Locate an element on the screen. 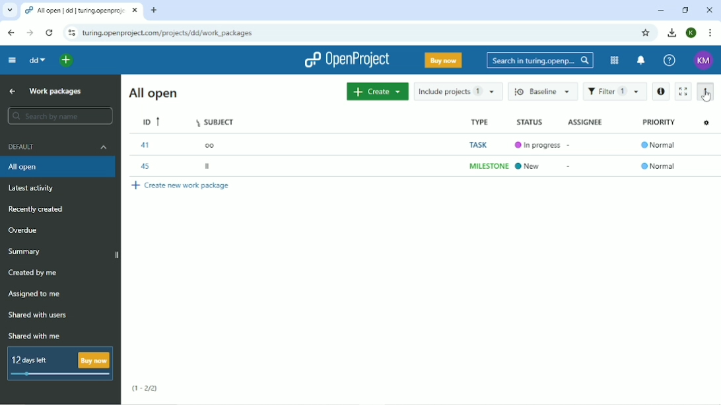 This screenshot has height=405, width=721. Search is located at coordinates (539, 60).